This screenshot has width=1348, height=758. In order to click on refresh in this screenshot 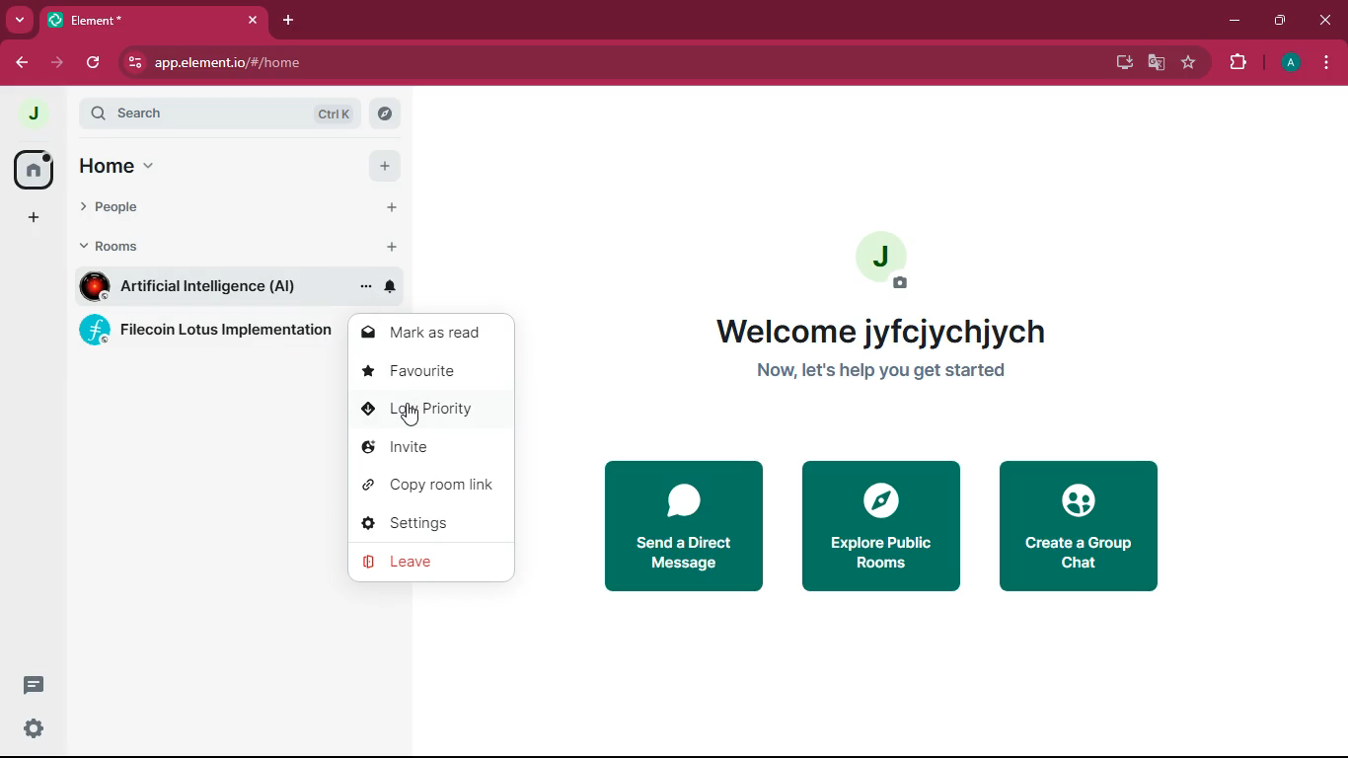, I will do `click(97, 62)`.